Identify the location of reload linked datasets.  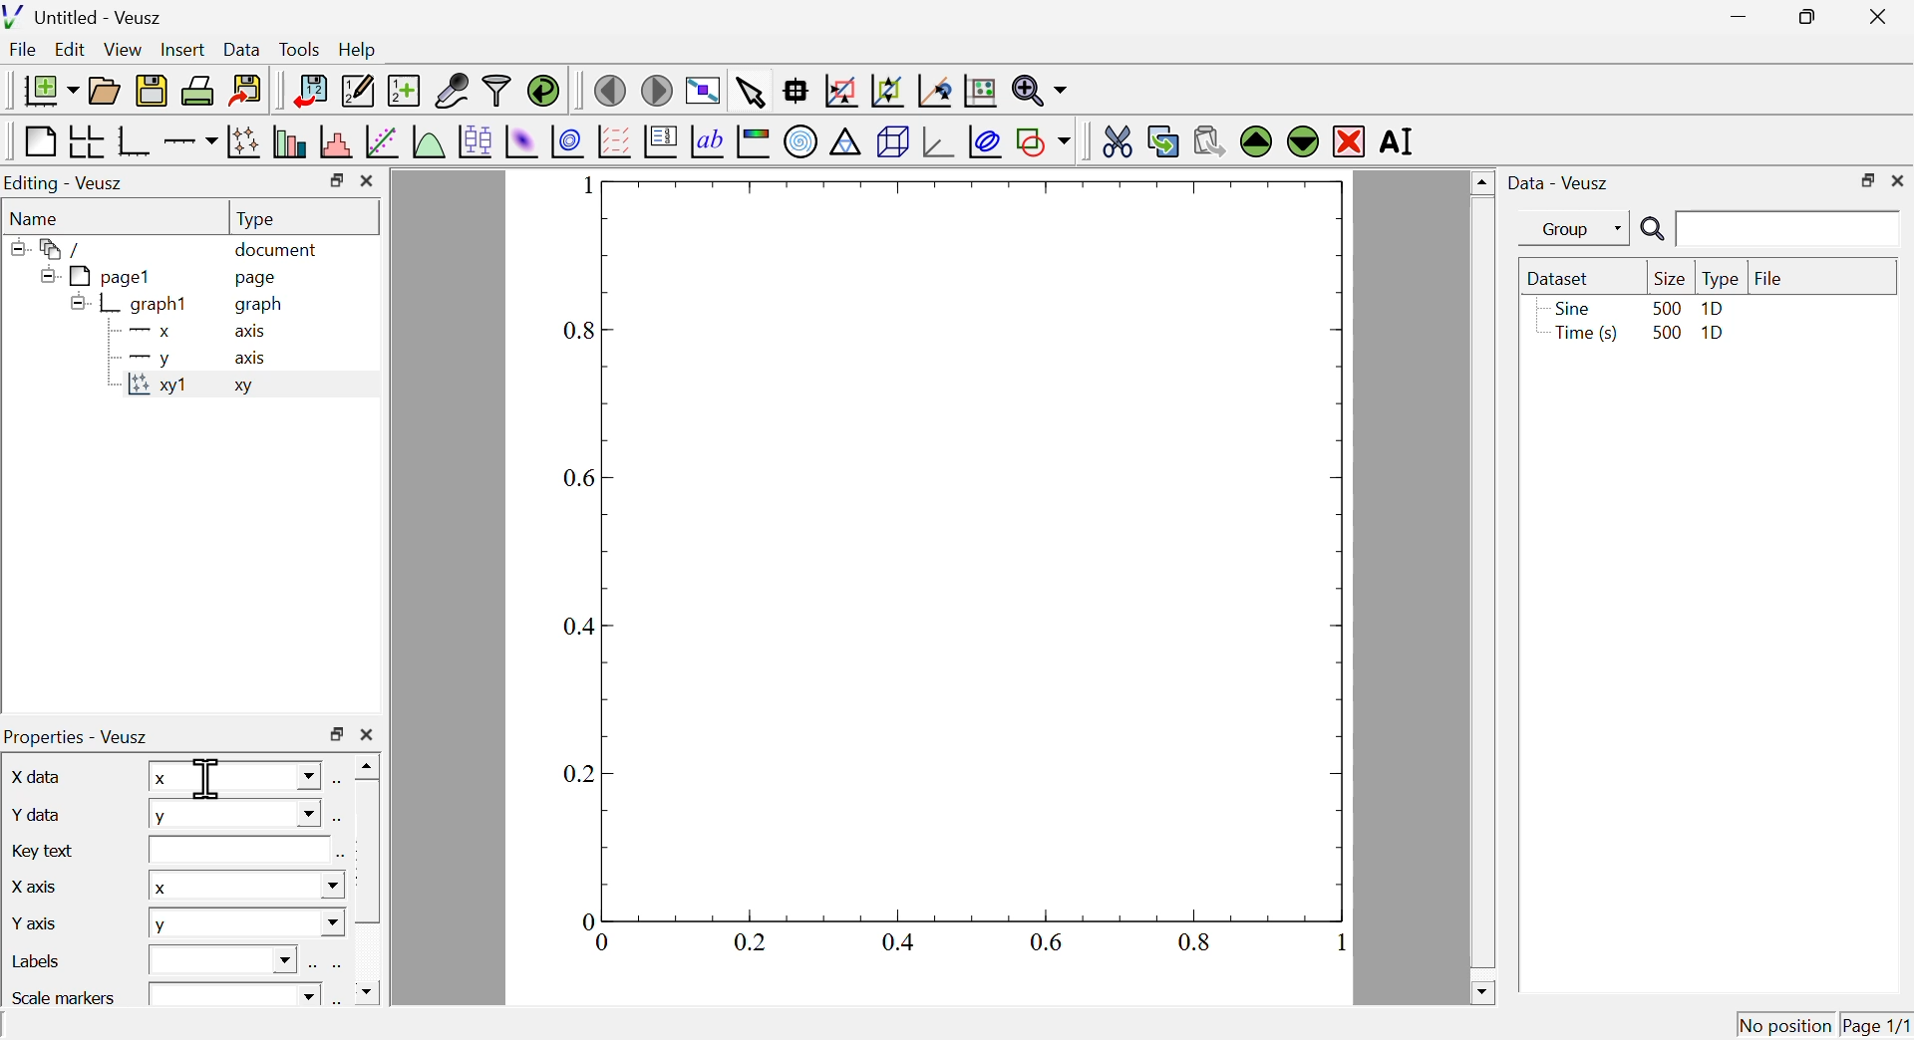
(542, 90).